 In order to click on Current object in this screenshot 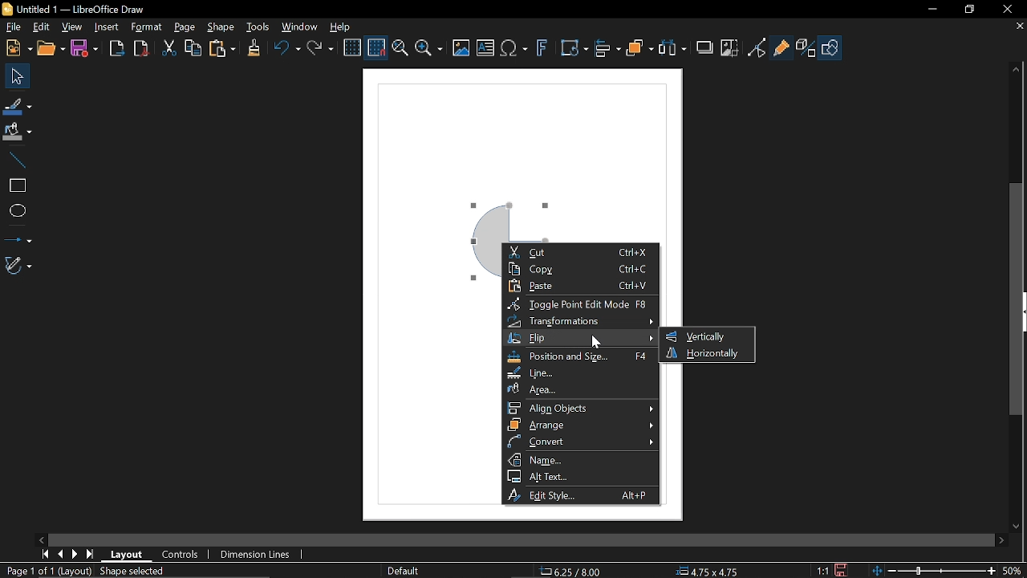, I will do `click(509, 218)`.